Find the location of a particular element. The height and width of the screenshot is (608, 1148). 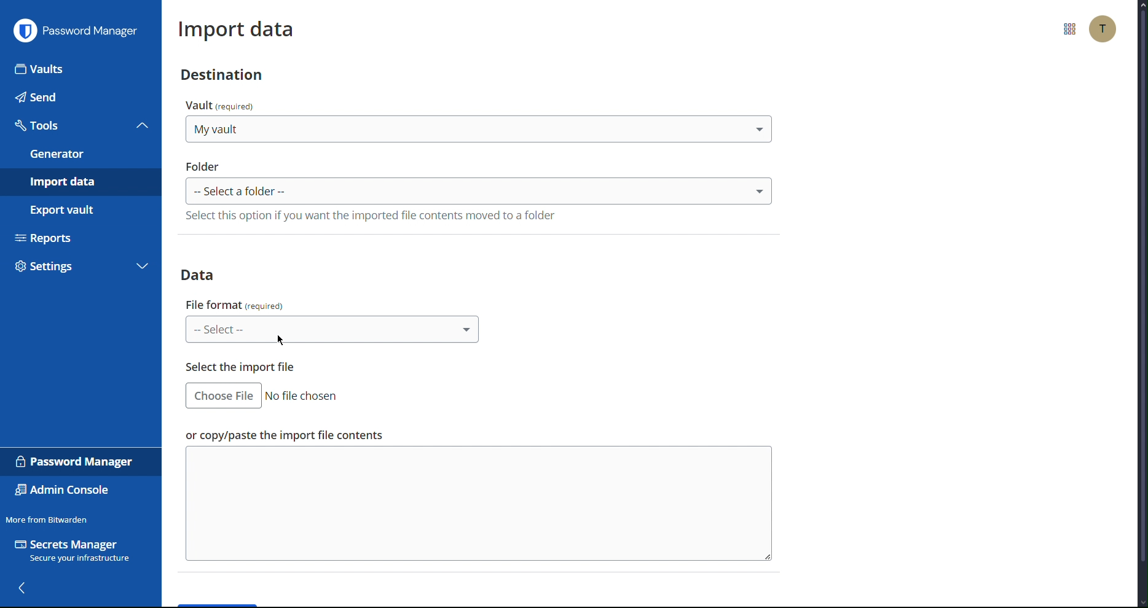

Destination is located at coordinates (219, 74).